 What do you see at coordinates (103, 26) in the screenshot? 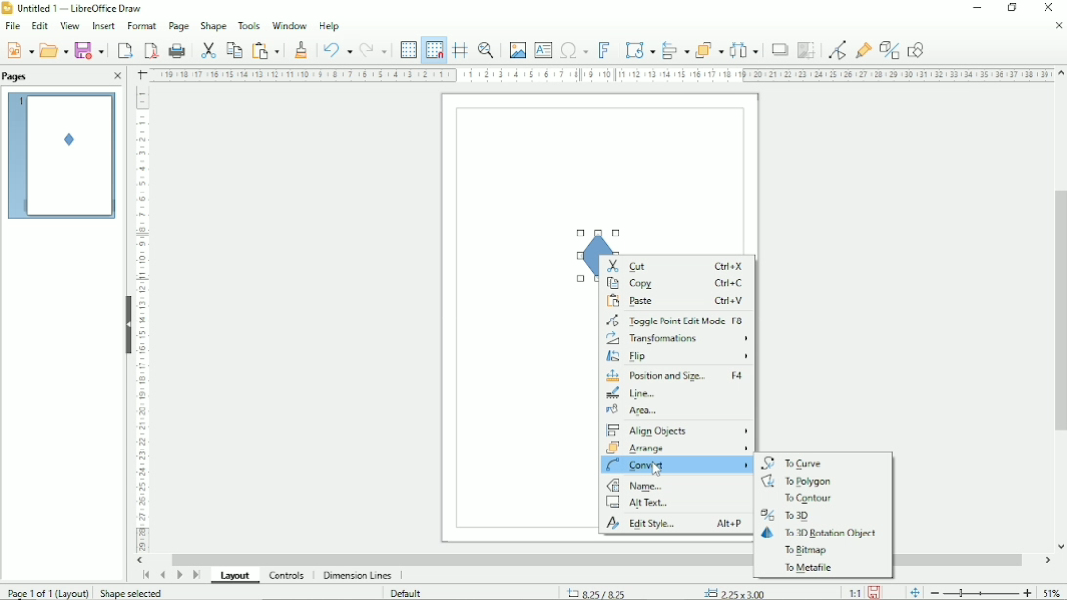
I see `Insert` at bounding box center [103, 26].